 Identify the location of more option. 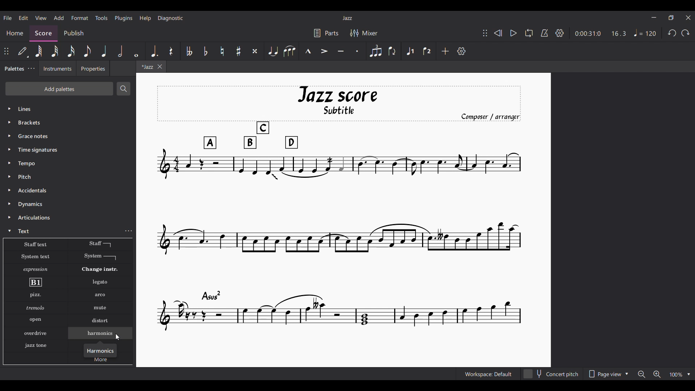
(130, 231).